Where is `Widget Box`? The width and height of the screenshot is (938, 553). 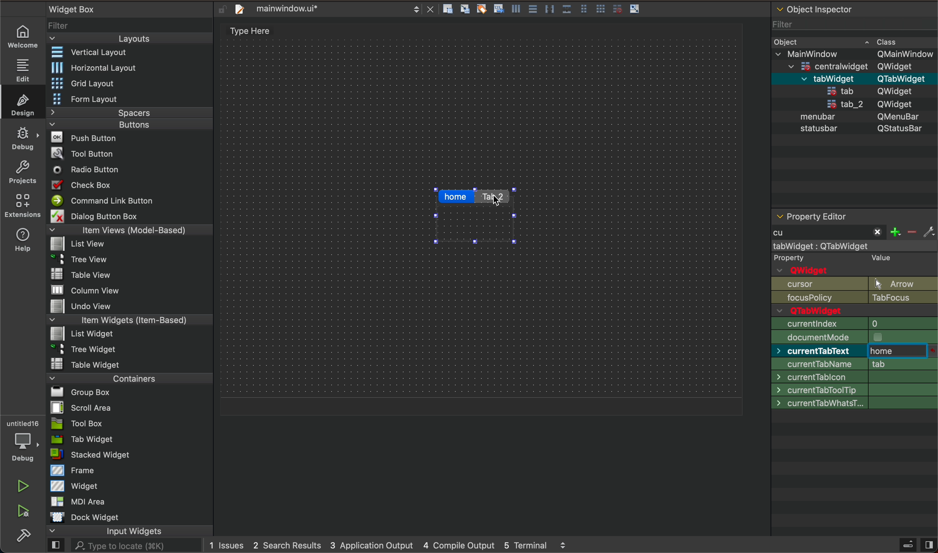
Widget Box is located at coordinates (69, 9).